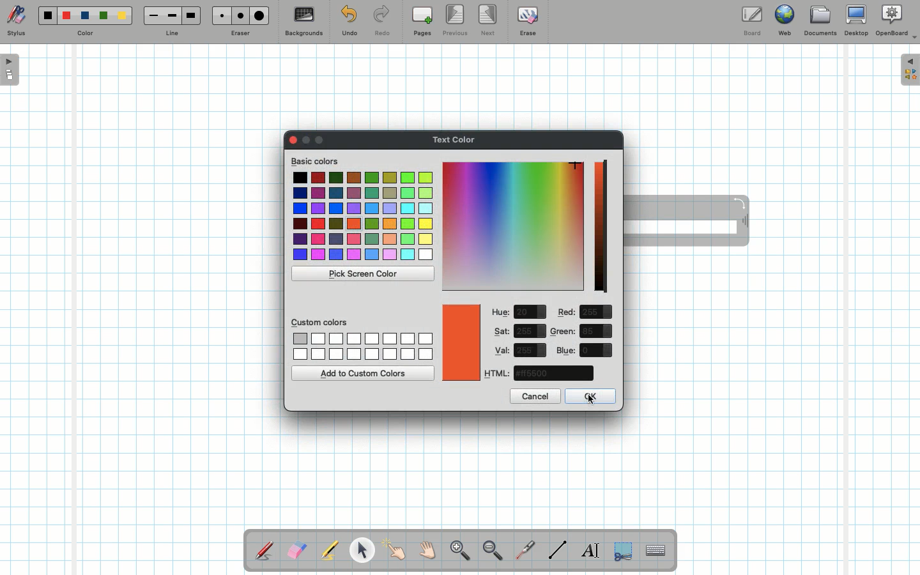 The image size is (920, 575). Describe the element at coordinates (364, 373) in the screenshot. I see `Add to custom colors` at that location.